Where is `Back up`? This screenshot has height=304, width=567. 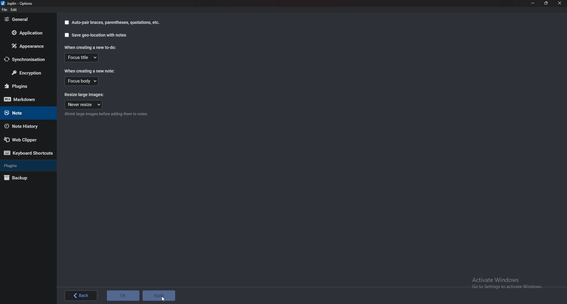 Back up is located at coordinates (25, 178).